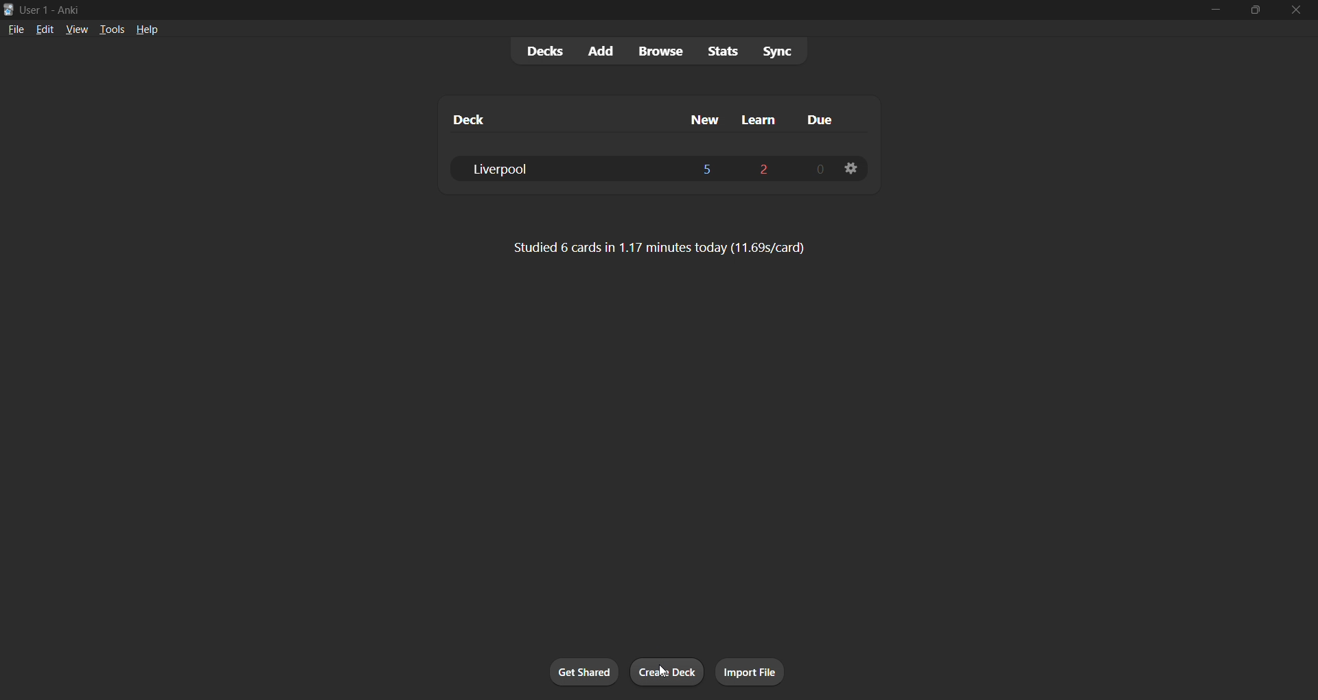 This screenshot has width=1318, height=700. What do you see at coordinates (12, 32) in the screenshot?
I see `file` at bounding box center [12, 32].